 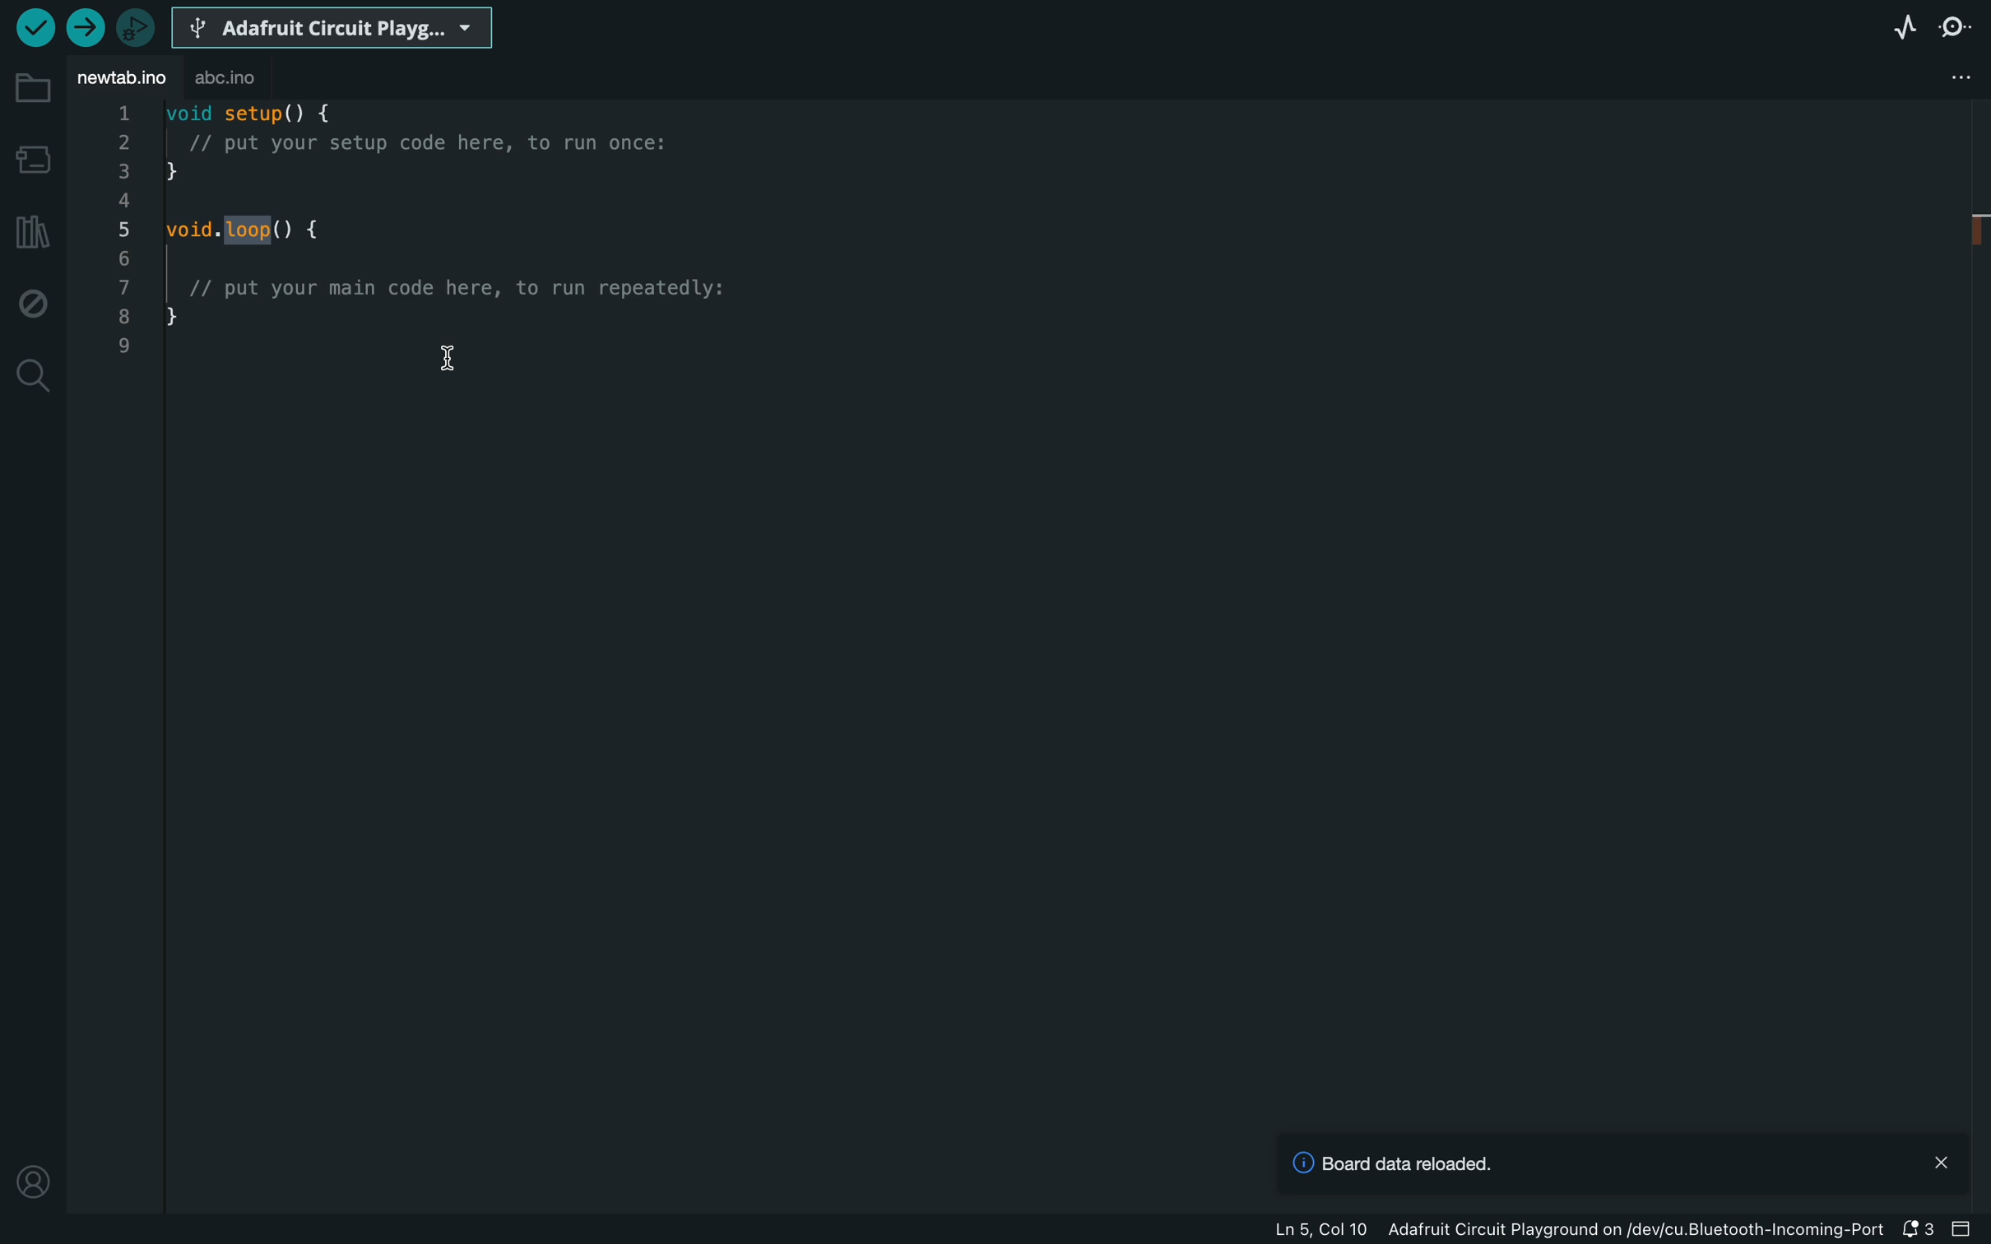 I want to click on Ln 5, Col 10, so click(x=1320, y=1230).